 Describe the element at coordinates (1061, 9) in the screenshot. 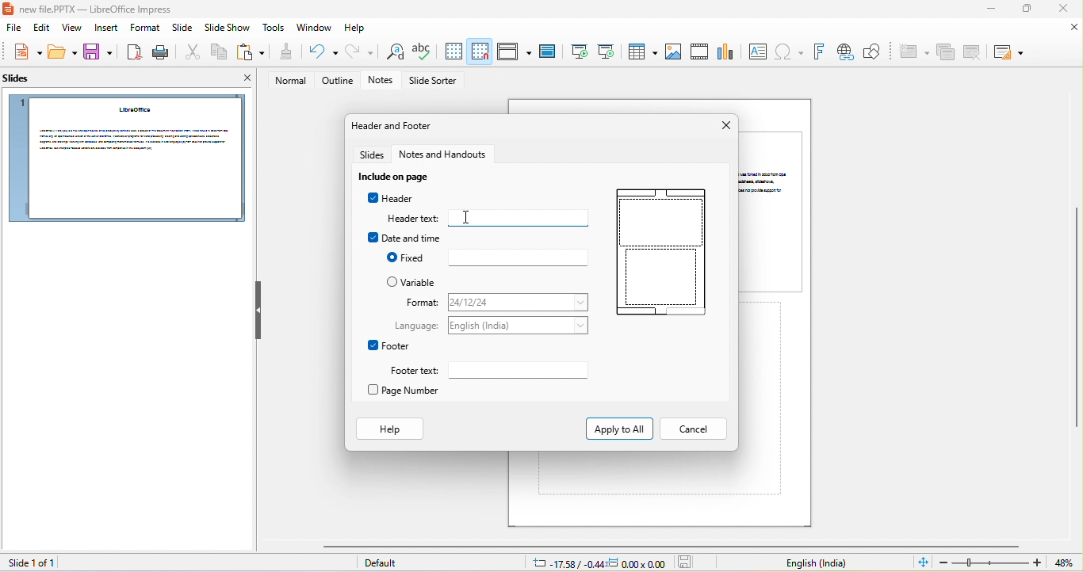

I see `close` at that location.